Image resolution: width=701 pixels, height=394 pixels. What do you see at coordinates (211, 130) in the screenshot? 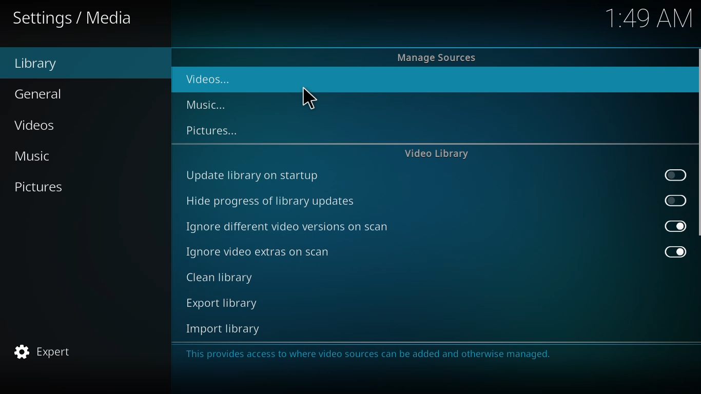
I see `pictures` at bounding box center [211, 130].